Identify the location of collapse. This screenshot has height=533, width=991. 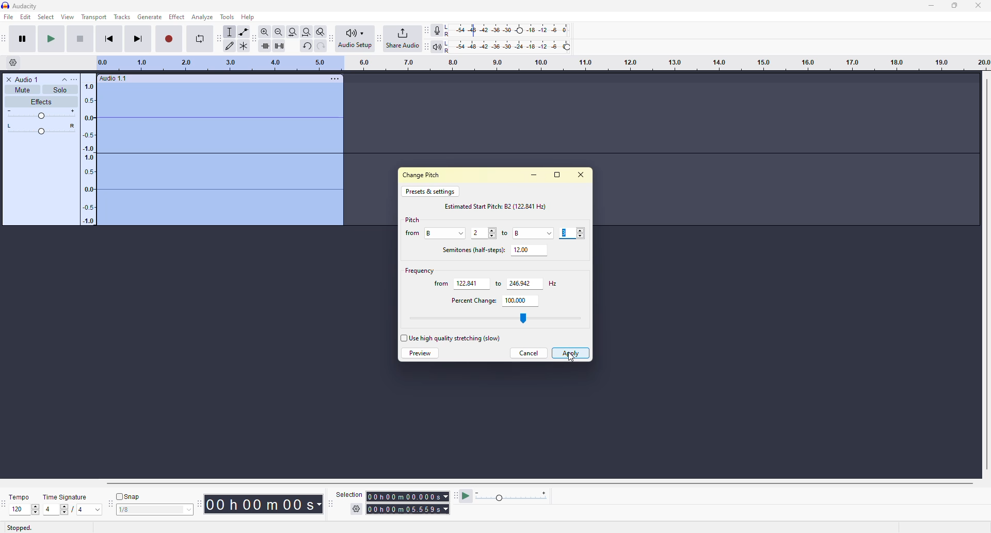
(64, 79).